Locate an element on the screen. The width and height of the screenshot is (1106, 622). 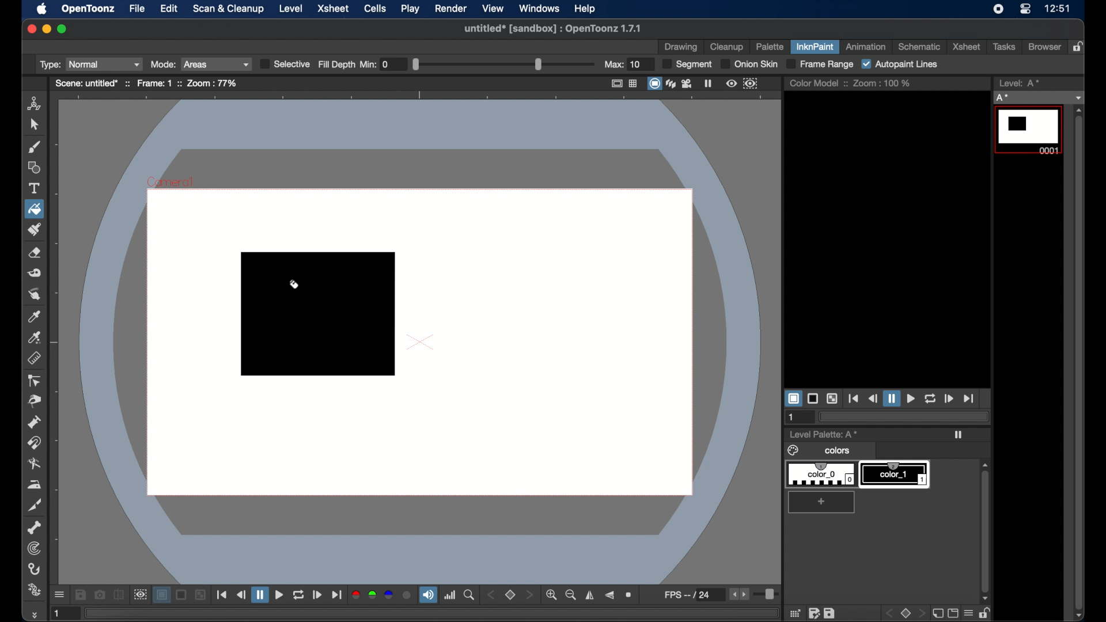
ontrol point editor tool is located at coordinates (34, 381).